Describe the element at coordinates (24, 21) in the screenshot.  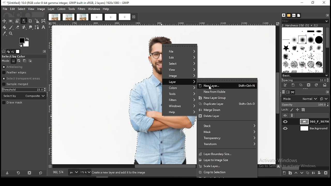
I see `select by similar color` at that location.